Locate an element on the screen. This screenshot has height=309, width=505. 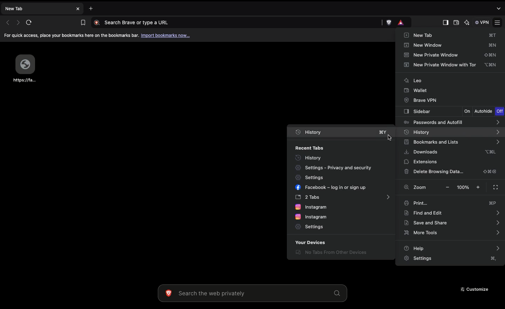
Autohide is located at coordinates (484, 111).